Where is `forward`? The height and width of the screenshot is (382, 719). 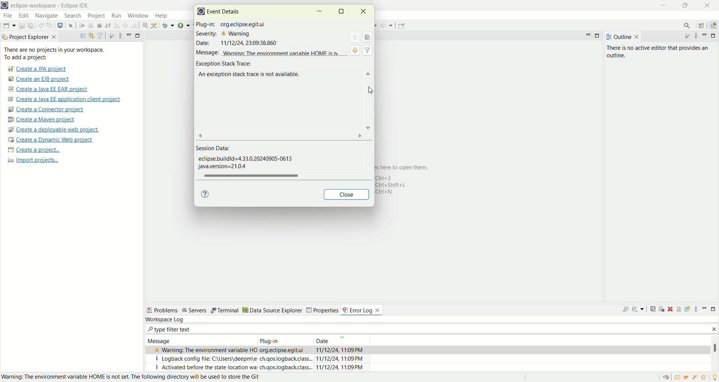
forward is located at coordinates (386, 25).